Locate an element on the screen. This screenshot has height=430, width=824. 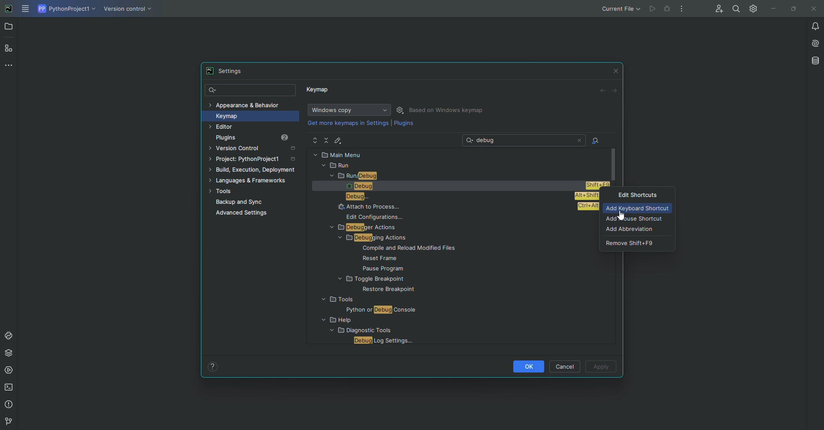
DEBUG  SHIFT+F9 is located at coordinates (454, 188).